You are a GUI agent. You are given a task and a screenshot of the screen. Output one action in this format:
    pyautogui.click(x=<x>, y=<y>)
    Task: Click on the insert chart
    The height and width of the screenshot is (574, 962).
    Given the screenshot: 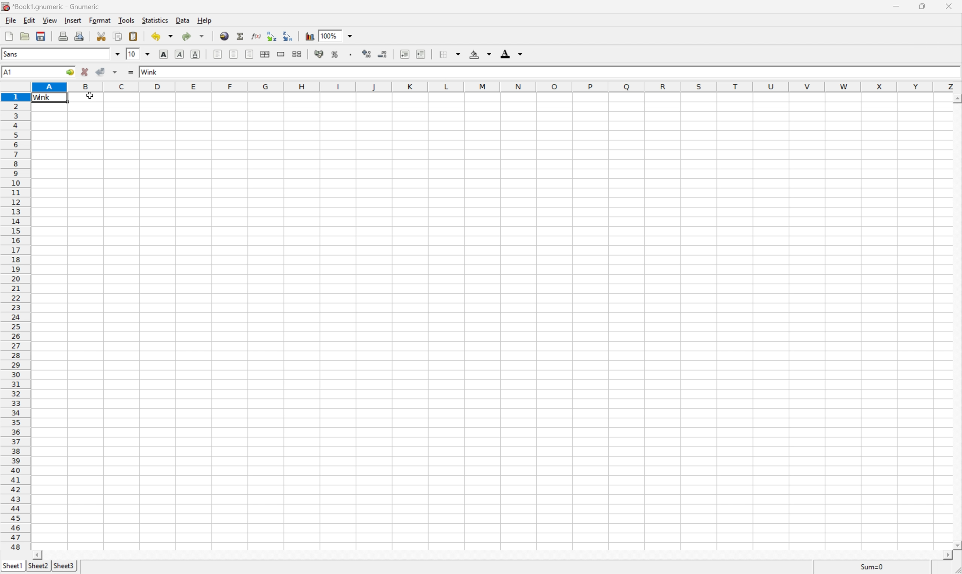 What is the action you would take?
    pyautogui.click(x=310, y=36)
    